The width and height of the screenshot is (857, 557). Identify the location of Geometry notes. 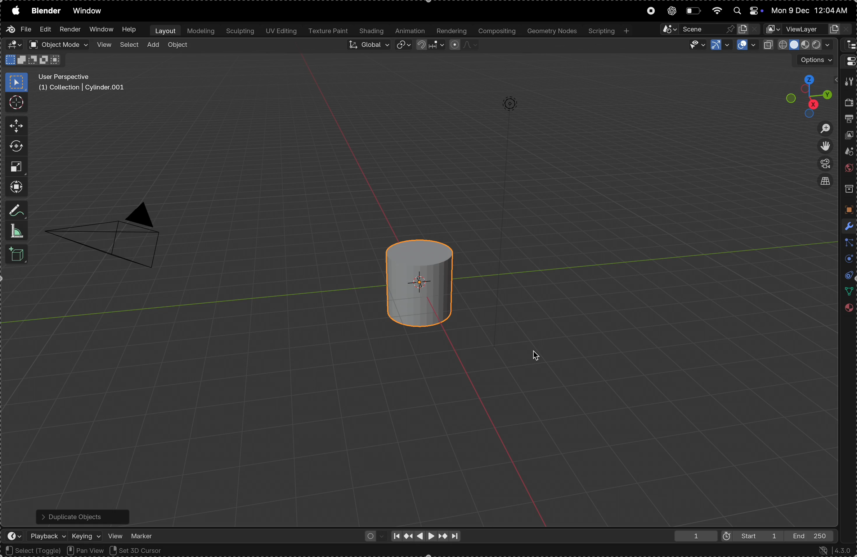
(551, 31).